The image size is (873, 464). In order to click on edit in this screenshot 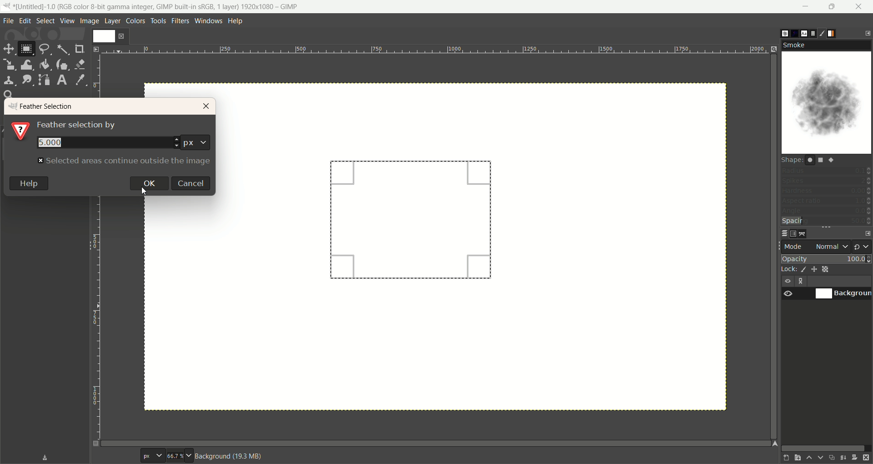, I will do `click(25, 20)`.